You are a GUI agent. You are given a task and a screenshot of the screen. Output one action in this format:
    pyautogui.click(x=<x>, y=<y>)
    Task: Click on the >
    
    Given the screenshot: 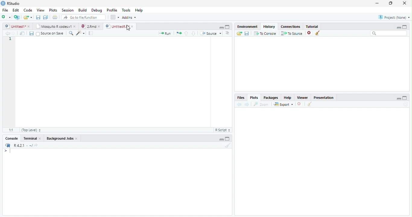 What is the action you would take?
    pyautogui.click(x=4, y=151)
    